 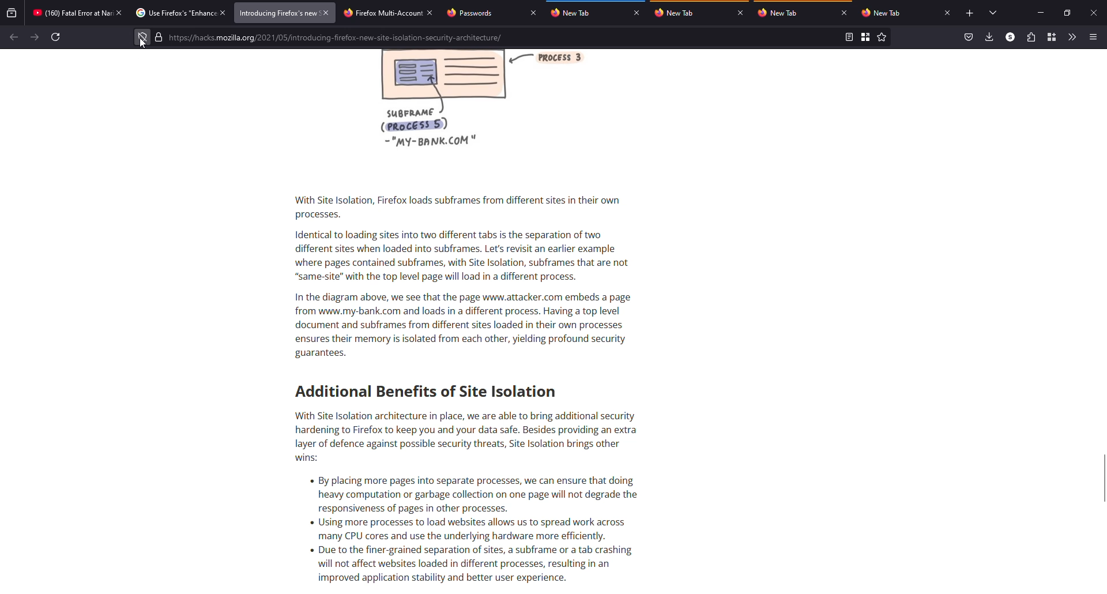 I want to click on view recent, so click(x=12, y=12).